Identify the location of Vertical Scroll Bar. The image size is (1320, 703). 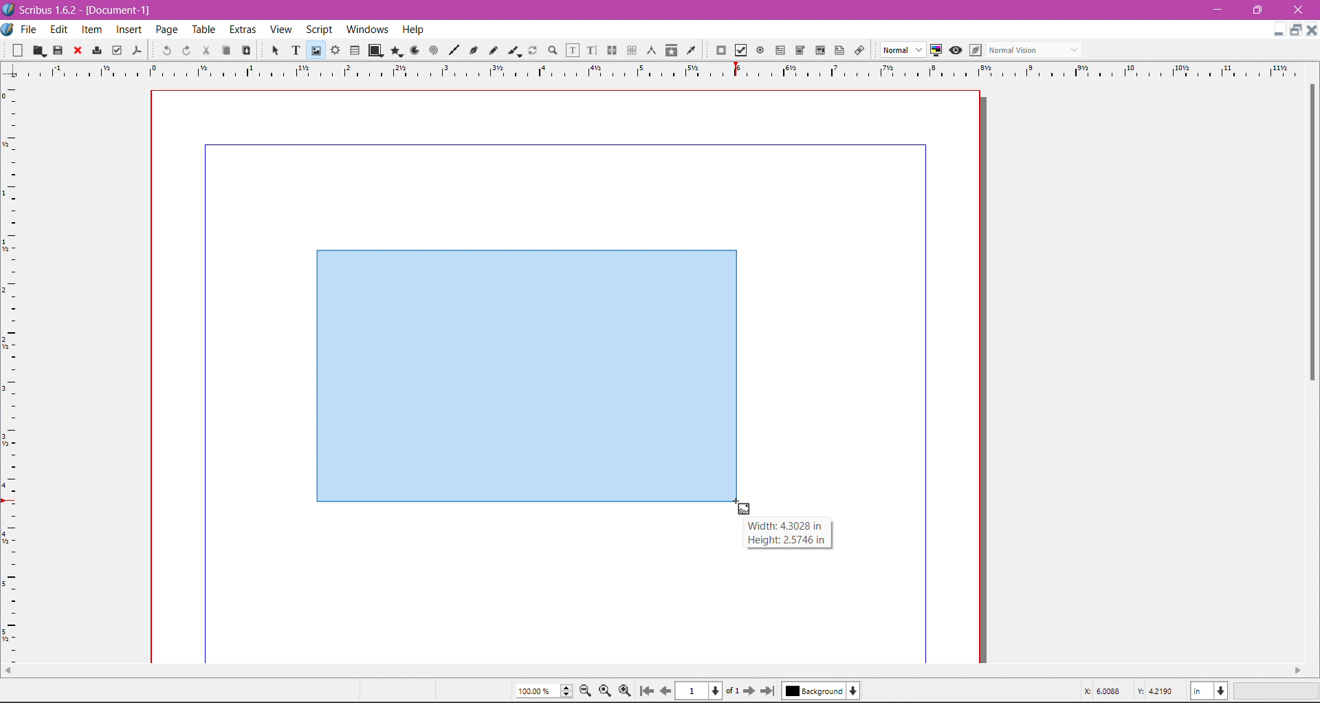
(1309, 232).